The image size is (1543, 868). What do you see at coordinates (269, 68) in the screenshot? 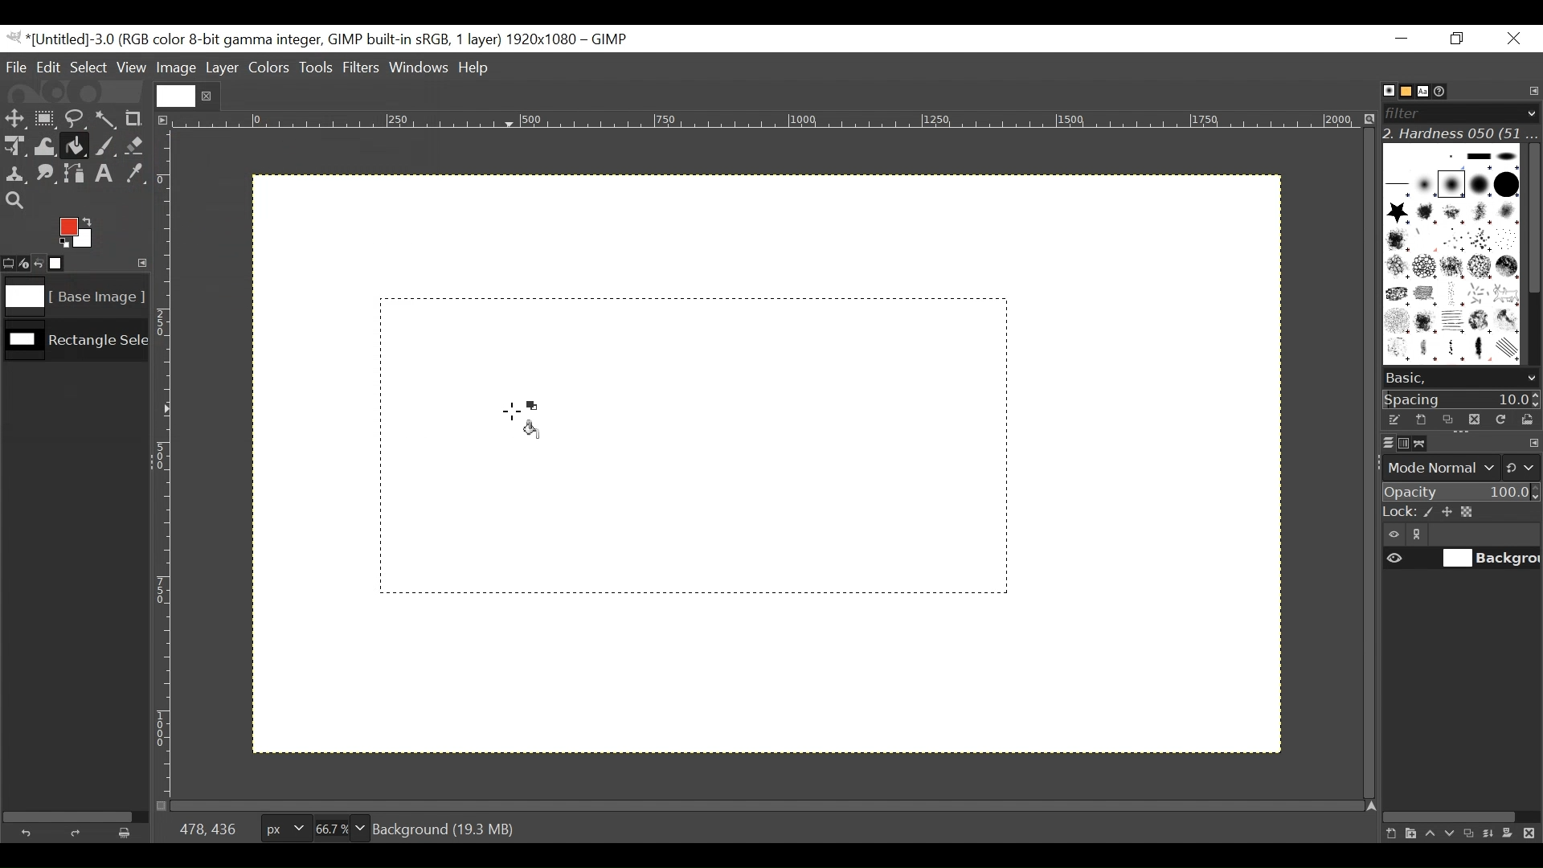
I see `Colors` at bounding box center [269, 68].